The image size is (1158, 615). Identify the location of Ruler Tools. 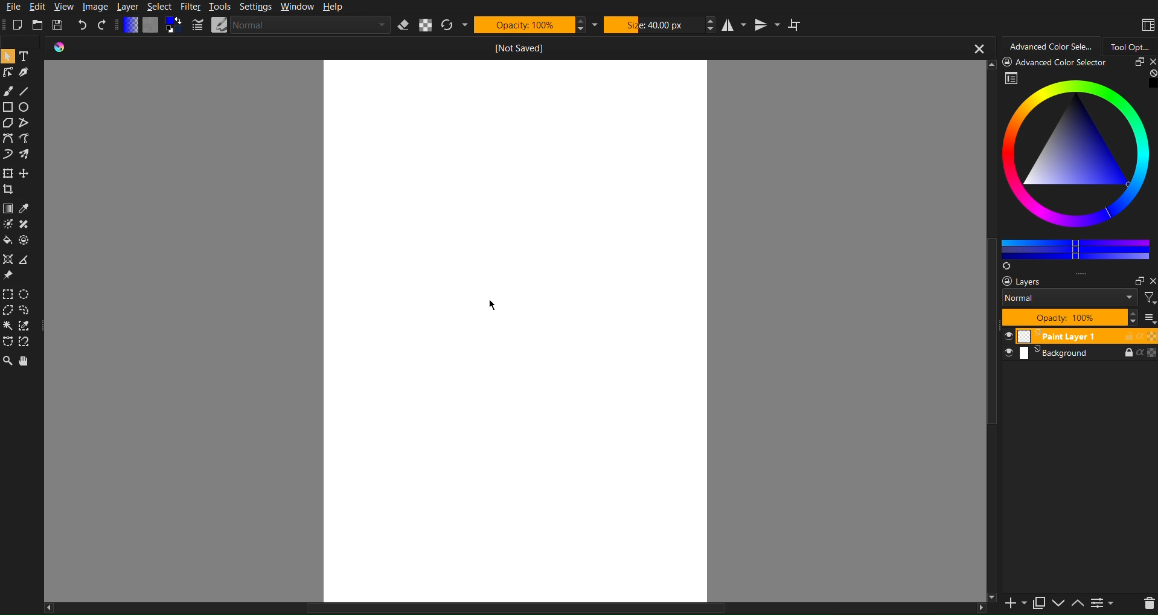
(19, 268).